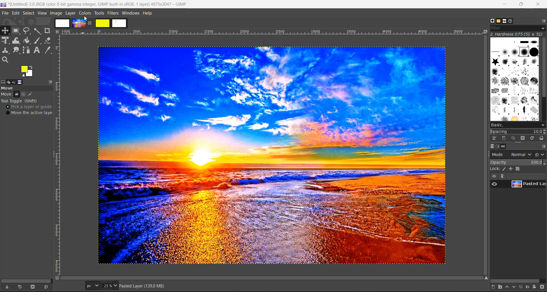 The image size is (547, 292). Describe the element at coordinates (28, 46) in the screenshot. I see `tools` at that location.